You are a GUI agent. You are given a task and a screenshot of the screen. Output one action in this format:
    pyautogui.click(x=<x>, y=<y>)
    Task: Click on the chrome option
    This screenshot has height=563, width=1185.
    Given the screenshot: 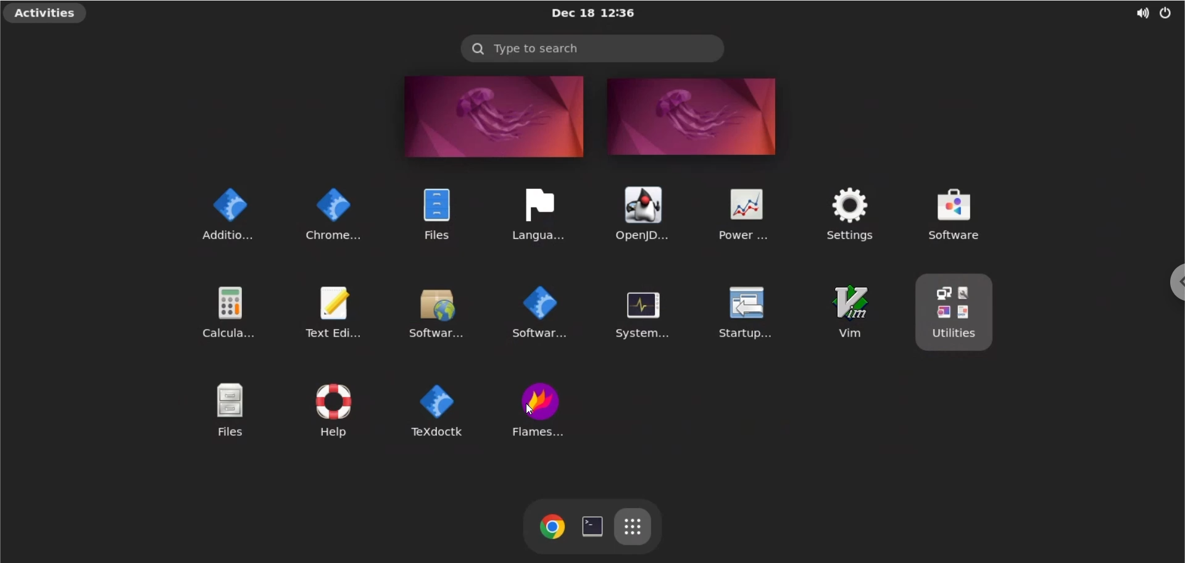 What is the action you would take?
    pyautogui.click(x=1170, y=281)
    